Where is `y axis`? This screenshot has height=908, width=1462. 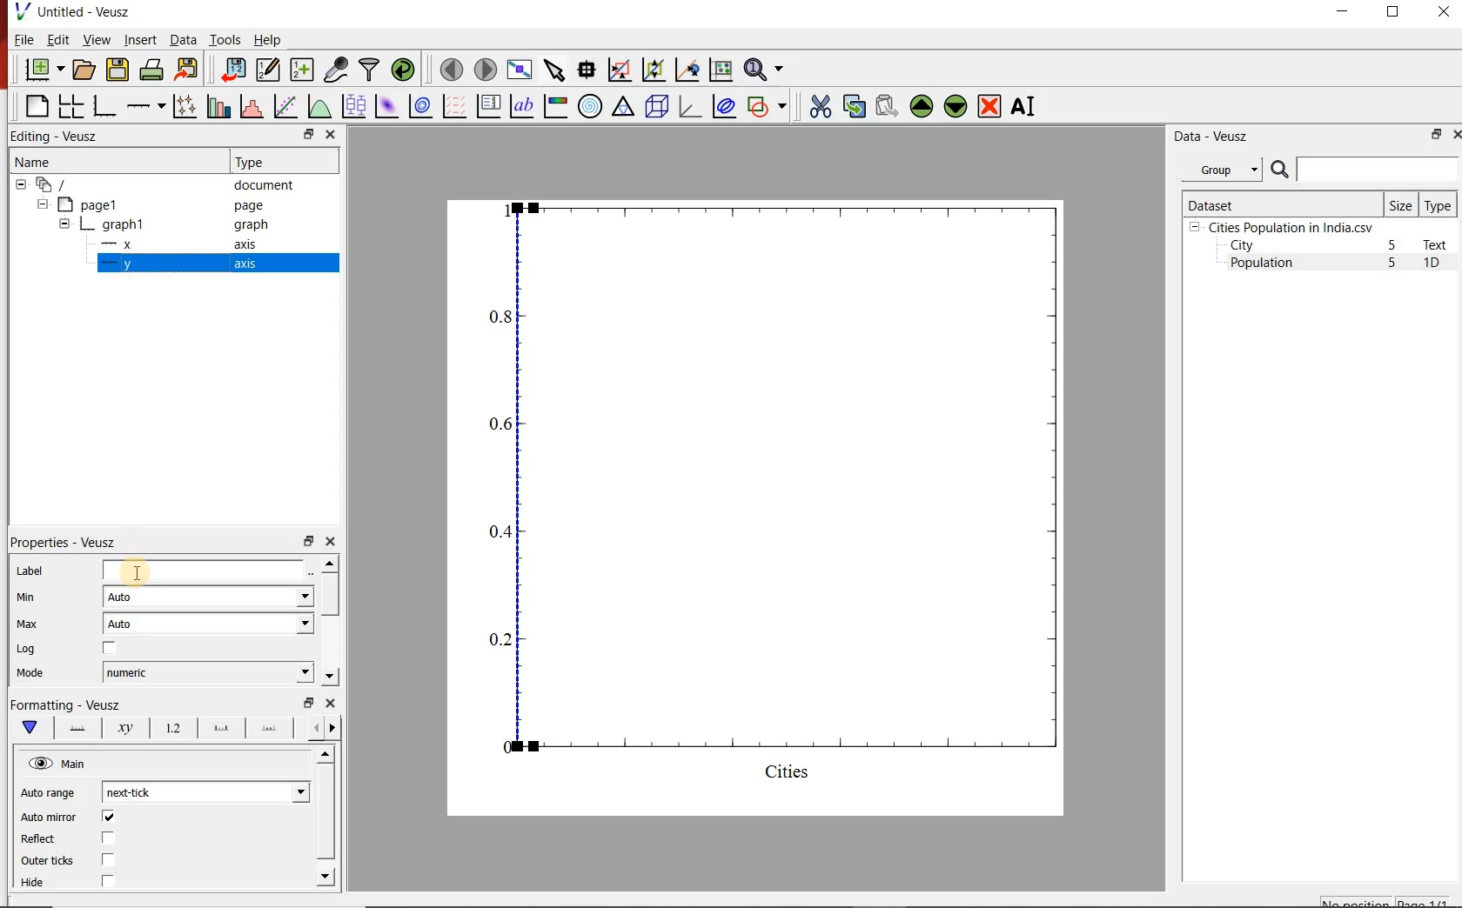
y axis is located at coordinates (182, 264).